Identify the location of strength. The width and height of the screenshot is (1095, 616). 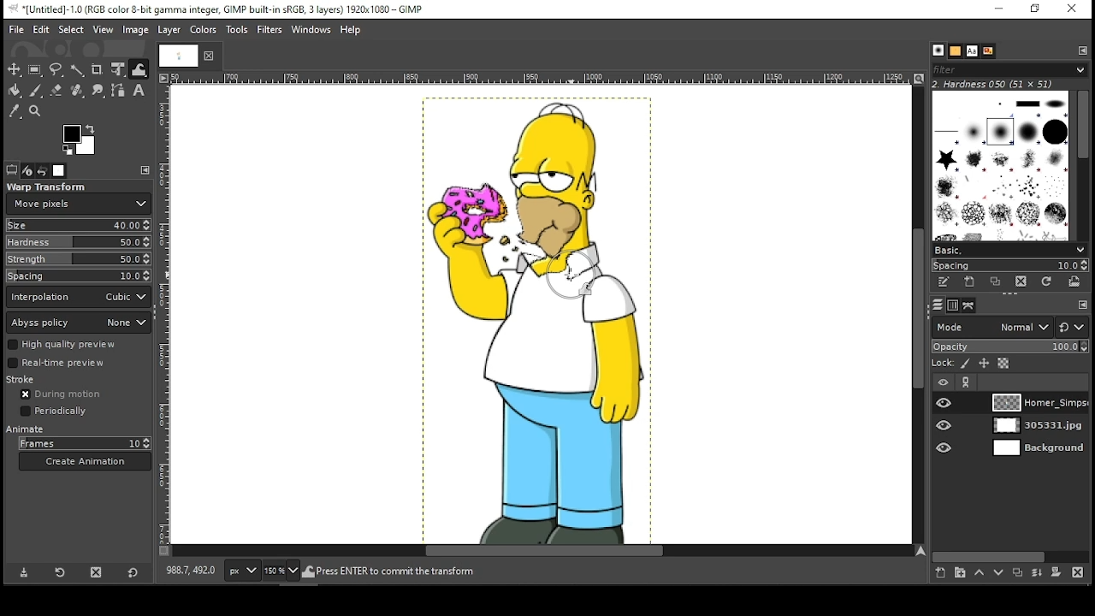
(79, 259).